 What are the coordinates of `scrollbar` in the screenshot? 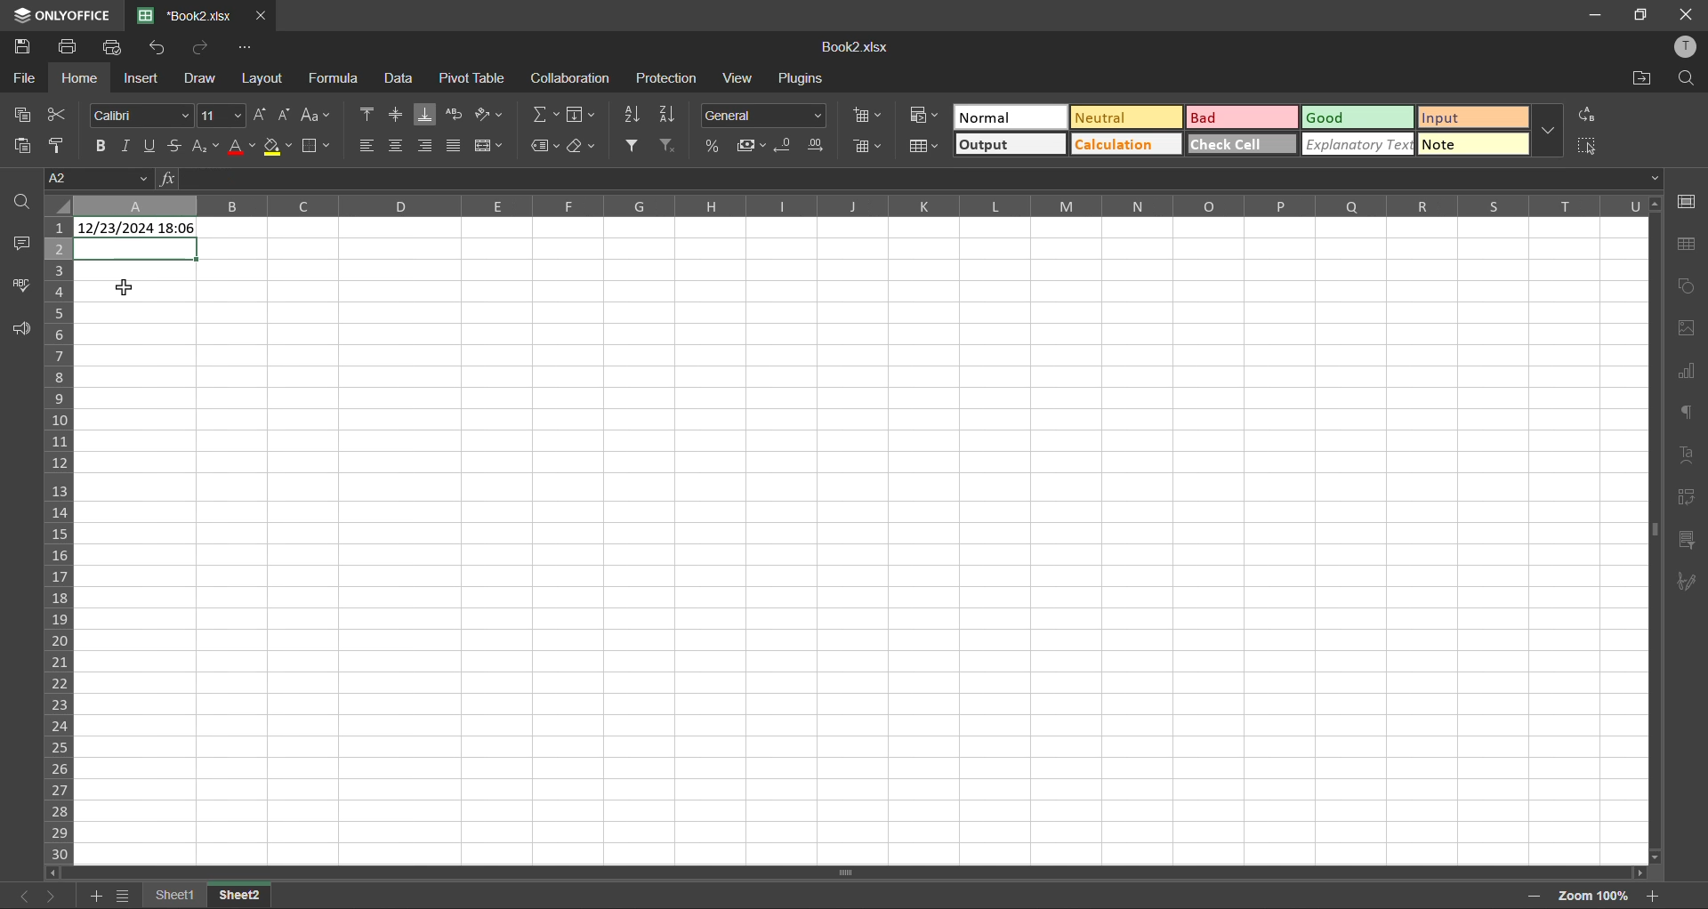 It's located at (843, 873).